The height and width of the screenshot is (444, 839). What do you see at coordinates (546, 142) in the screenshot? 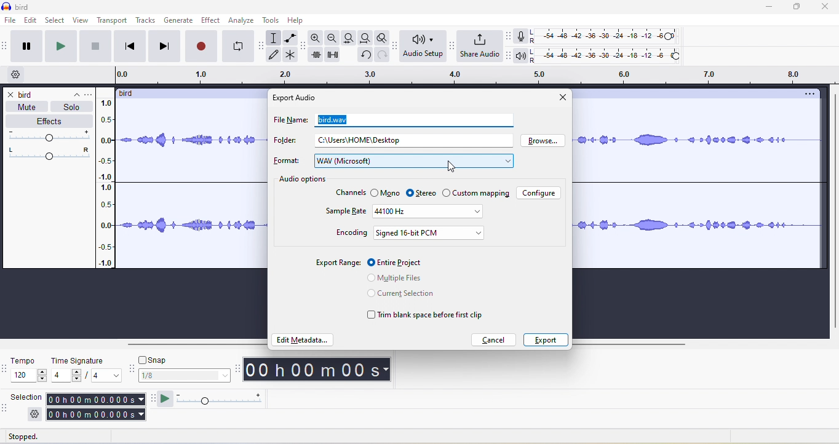
I see `browse` at bounding box center [546, 142].